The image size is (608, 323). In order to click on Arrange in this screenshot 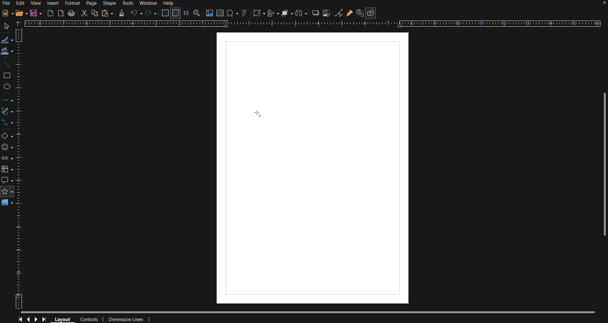, I will do `click(286, 14)`.